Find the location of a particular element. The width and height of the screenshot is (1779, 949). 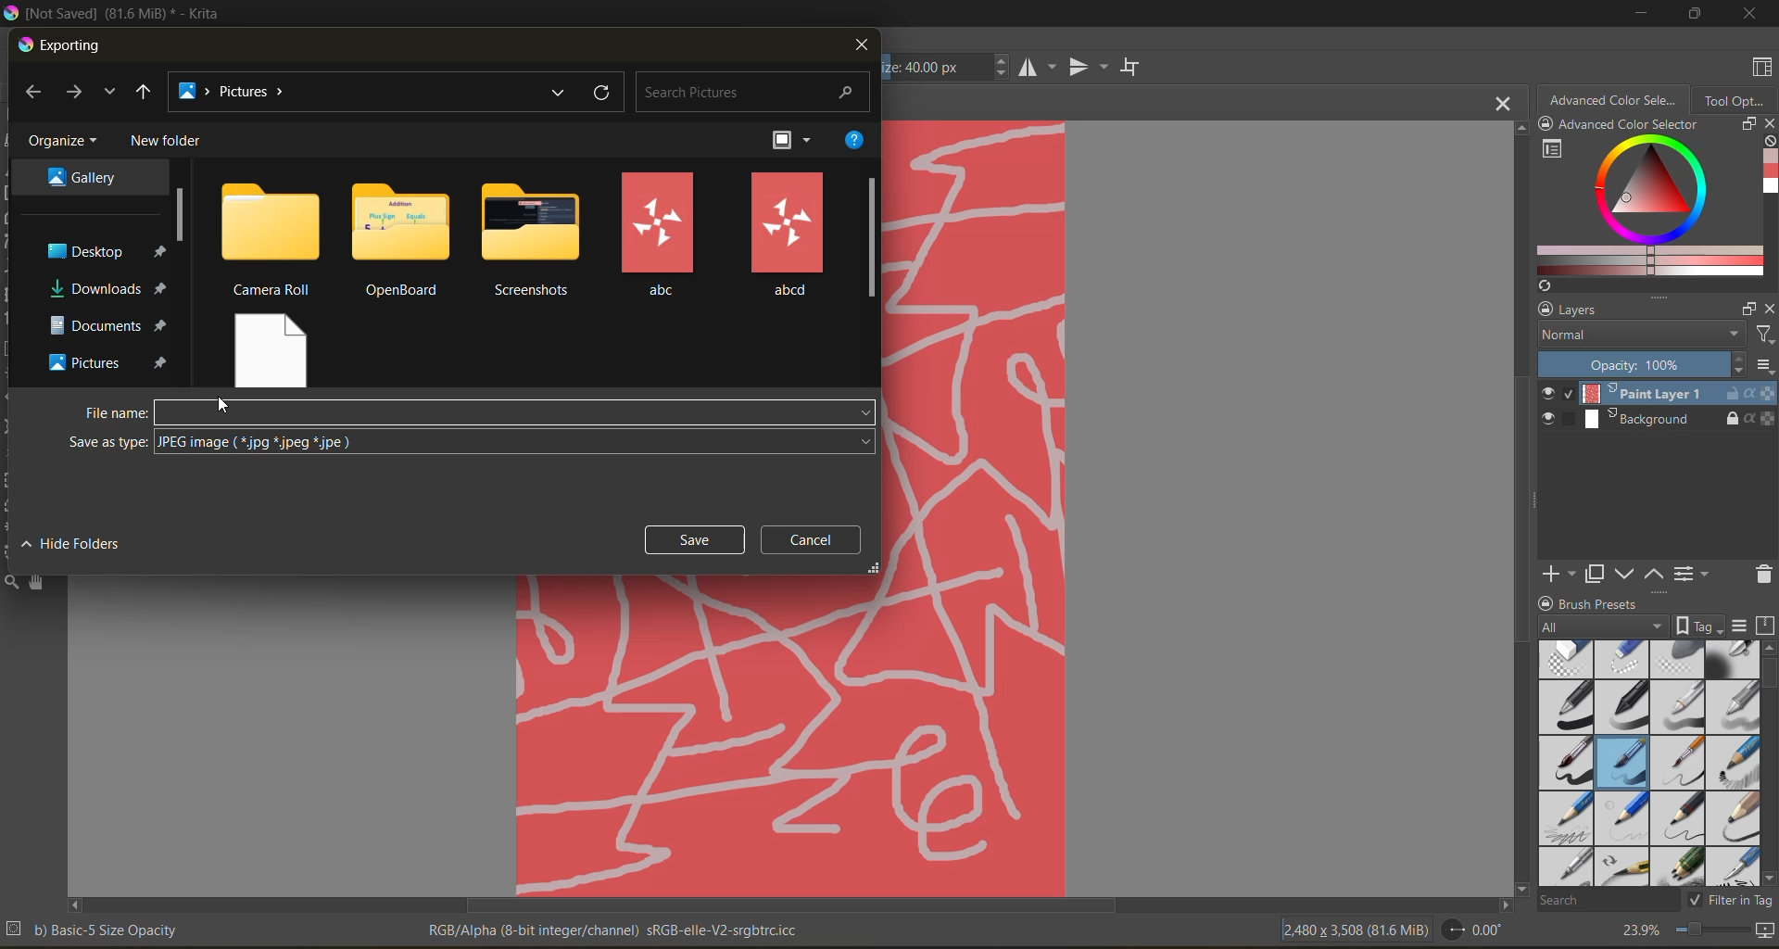

recent locations is located at coordinates (108, 92).